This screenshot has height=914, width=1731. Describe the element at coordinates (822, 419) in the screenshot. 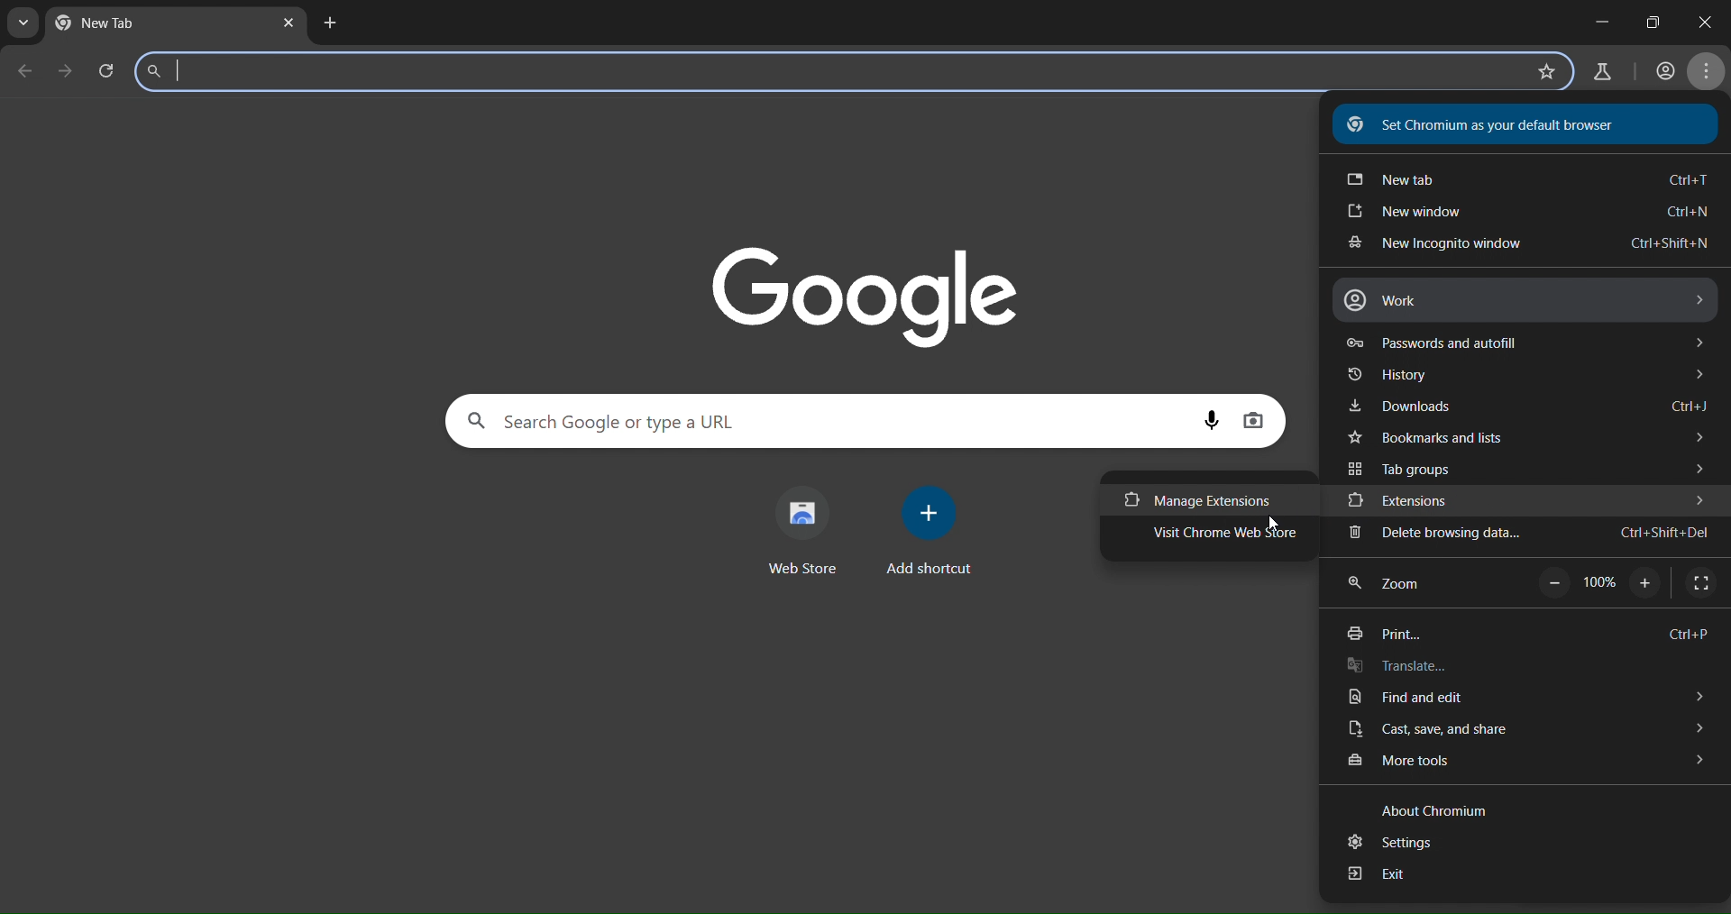

I see `search panel` at that location.